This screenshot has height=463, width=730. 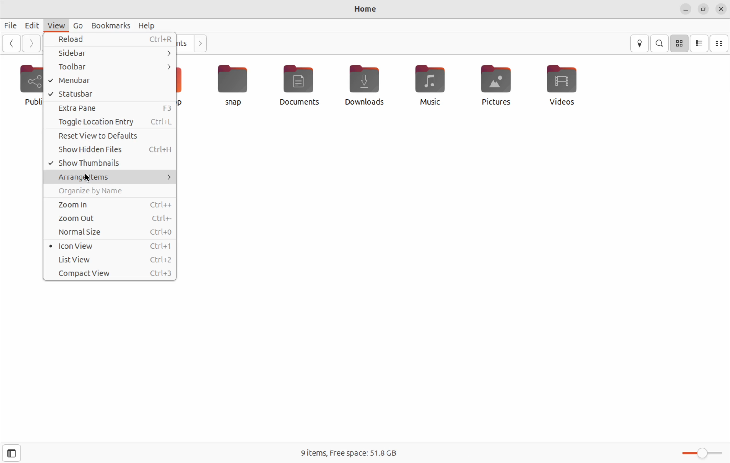 I want to click on file, so click(x=11, y=25).